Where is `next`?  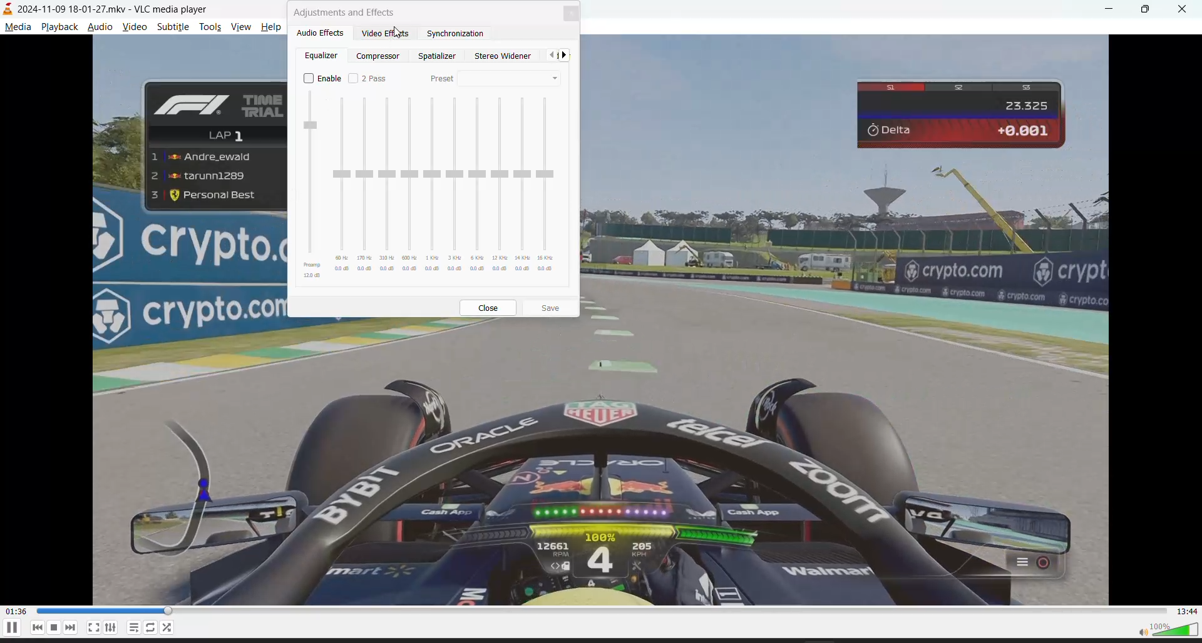 next is located at coordinates (72, 630).